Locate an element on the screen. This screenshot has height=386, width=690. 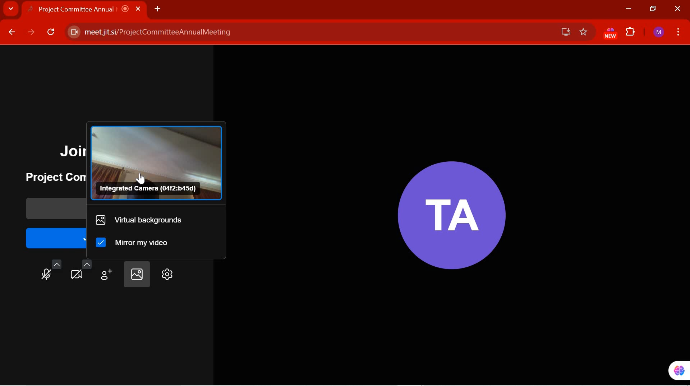
virtual backgrounds is located at coordinates (142, 219).